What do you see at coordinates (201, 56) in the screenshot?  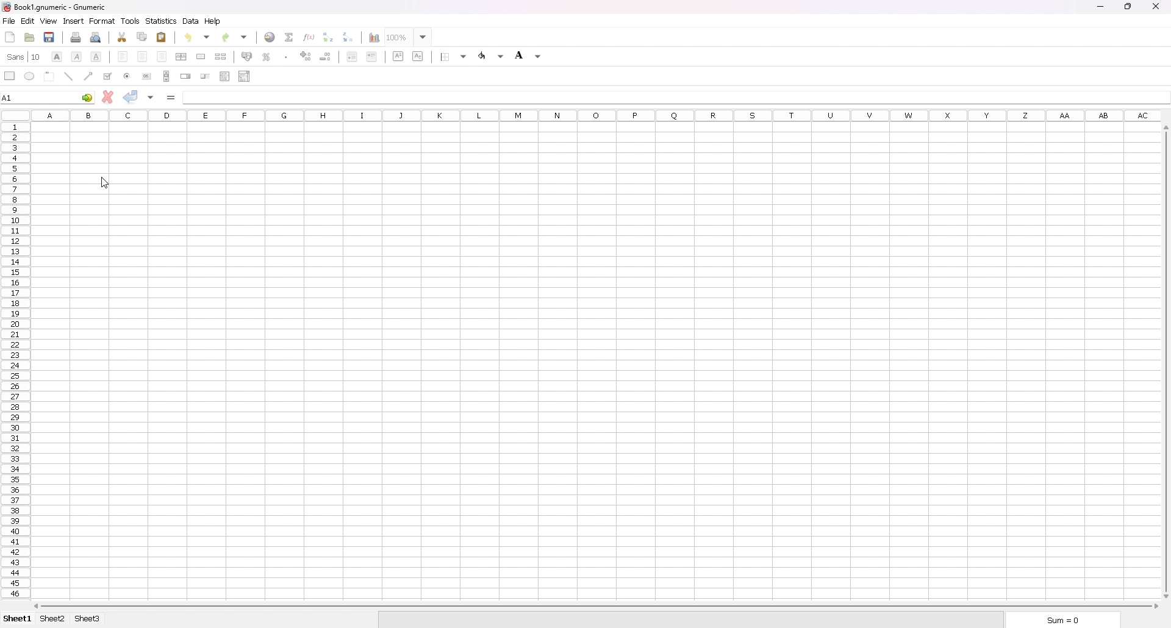 I see `merge cells` at bounding box center [201, 56].